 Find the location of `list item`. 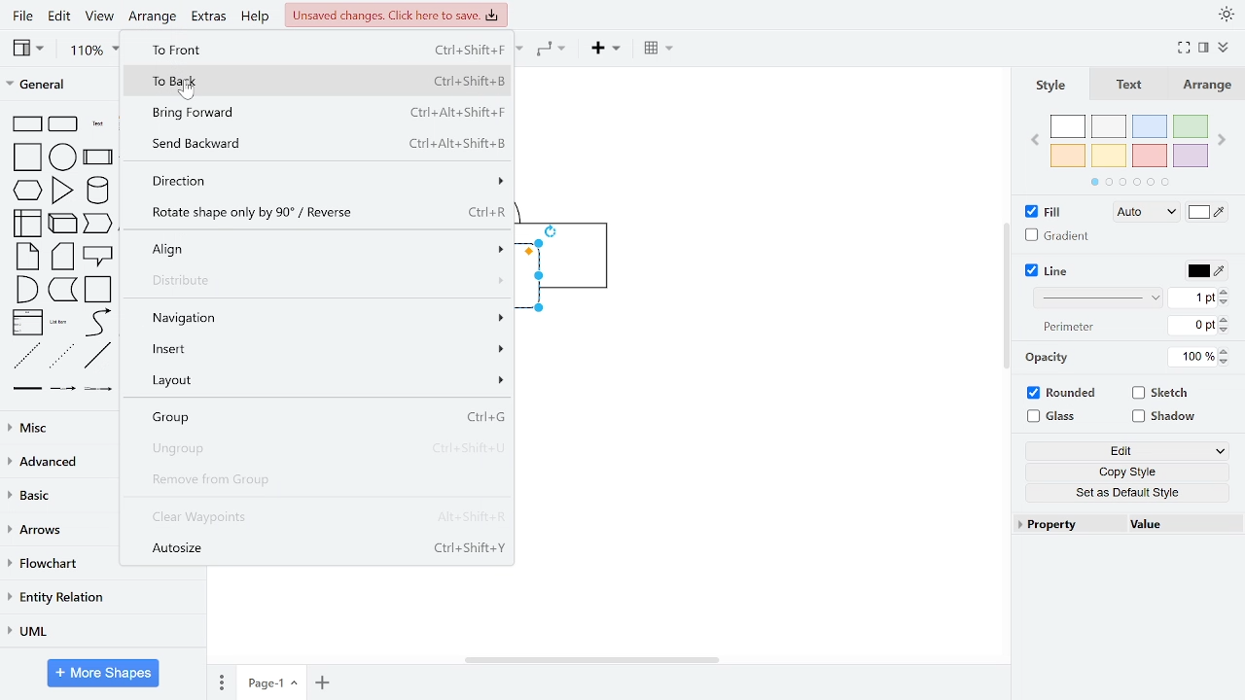

list item is located at coordinates (58, 323).